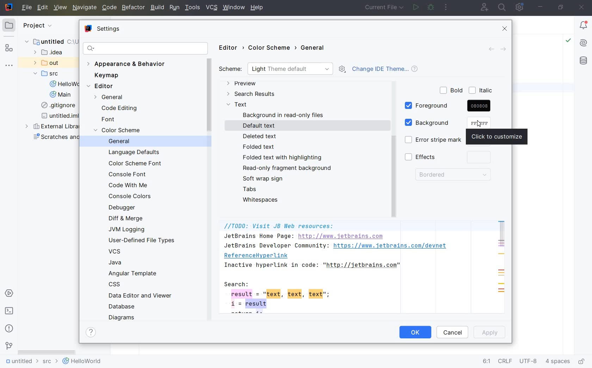  Describe the element at coordinates (277, 69) in the screenshot. I see `SCHEME` at that location.